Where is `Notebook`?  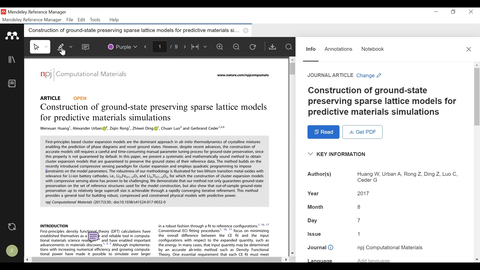 Notebook is located at coordinates (373, 49).